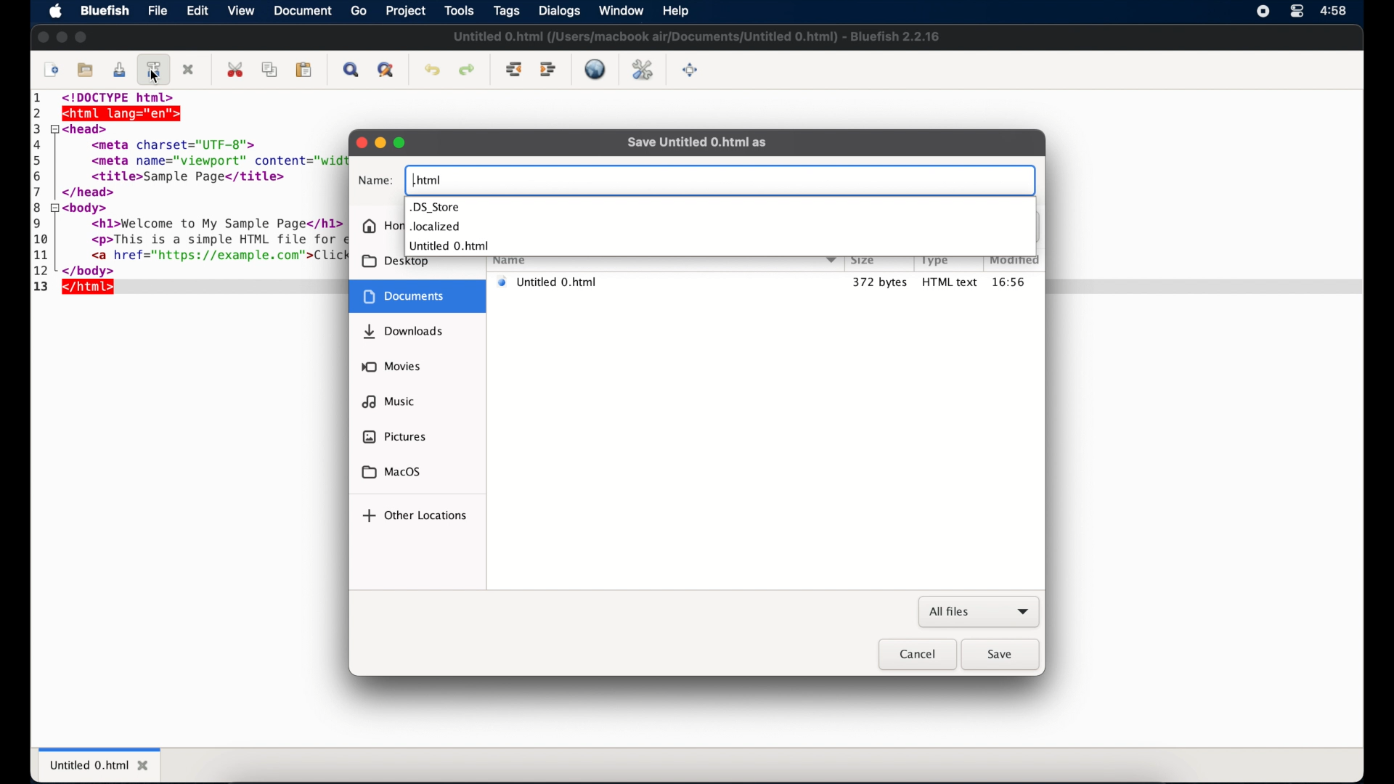 This screenshot has width=1394, height=784. Describe the element at coordinates (272, 70) in the screenshot. I see `copy` at that location.